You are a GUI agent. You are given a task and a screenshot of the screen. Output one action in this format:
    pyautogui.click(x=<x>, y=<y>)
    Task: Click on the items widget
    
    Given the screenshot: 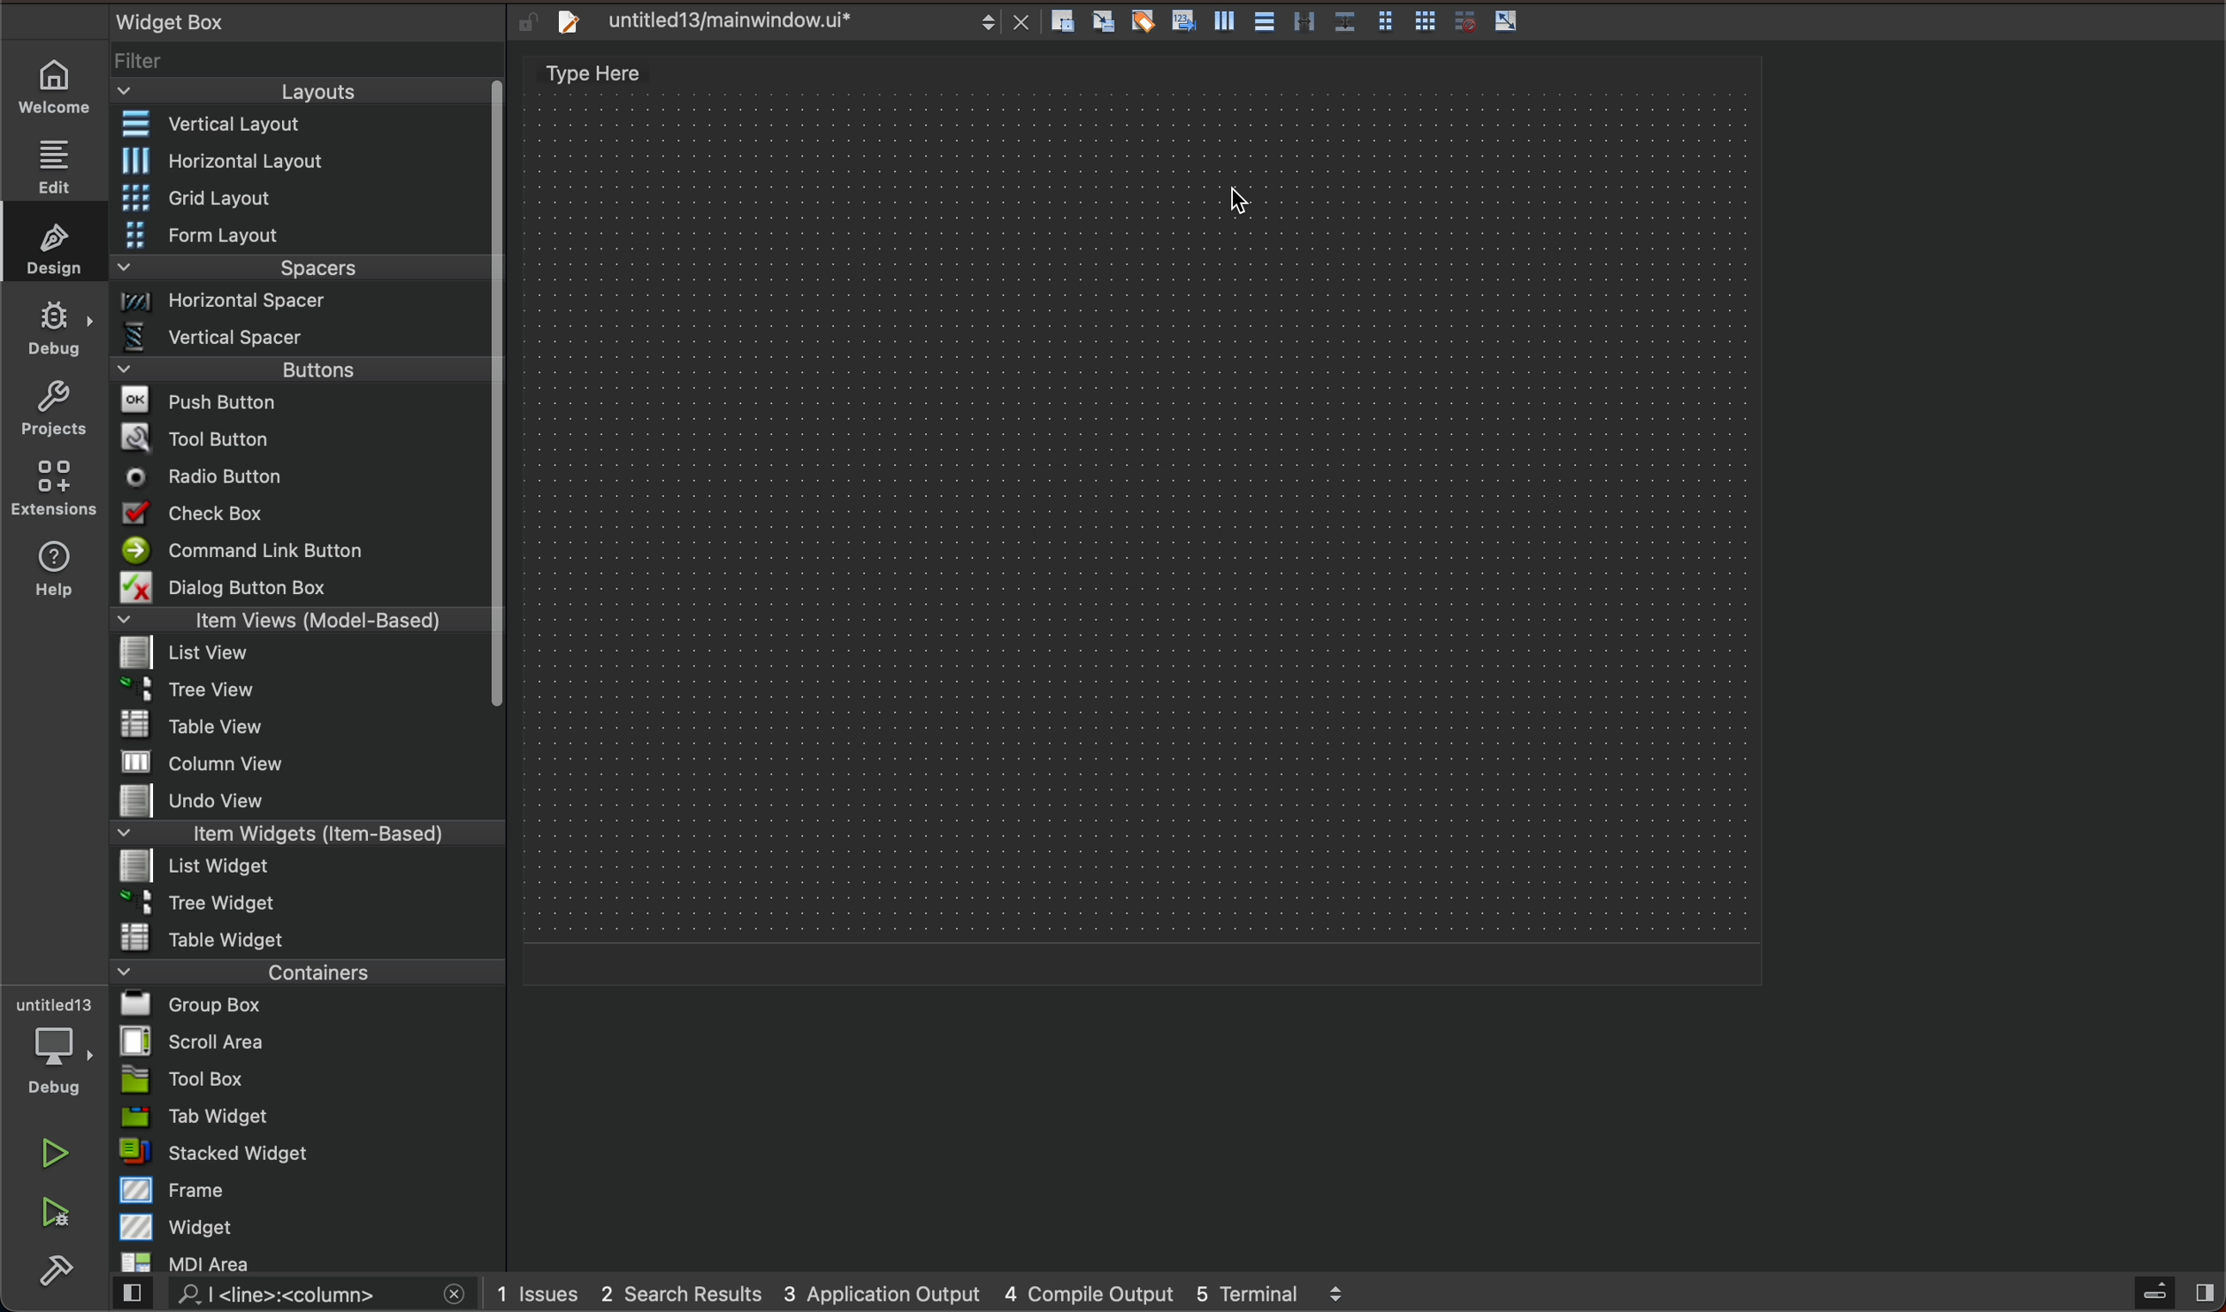 What is the action you would take?
    pyautogui.click(x=301, y=834)
    